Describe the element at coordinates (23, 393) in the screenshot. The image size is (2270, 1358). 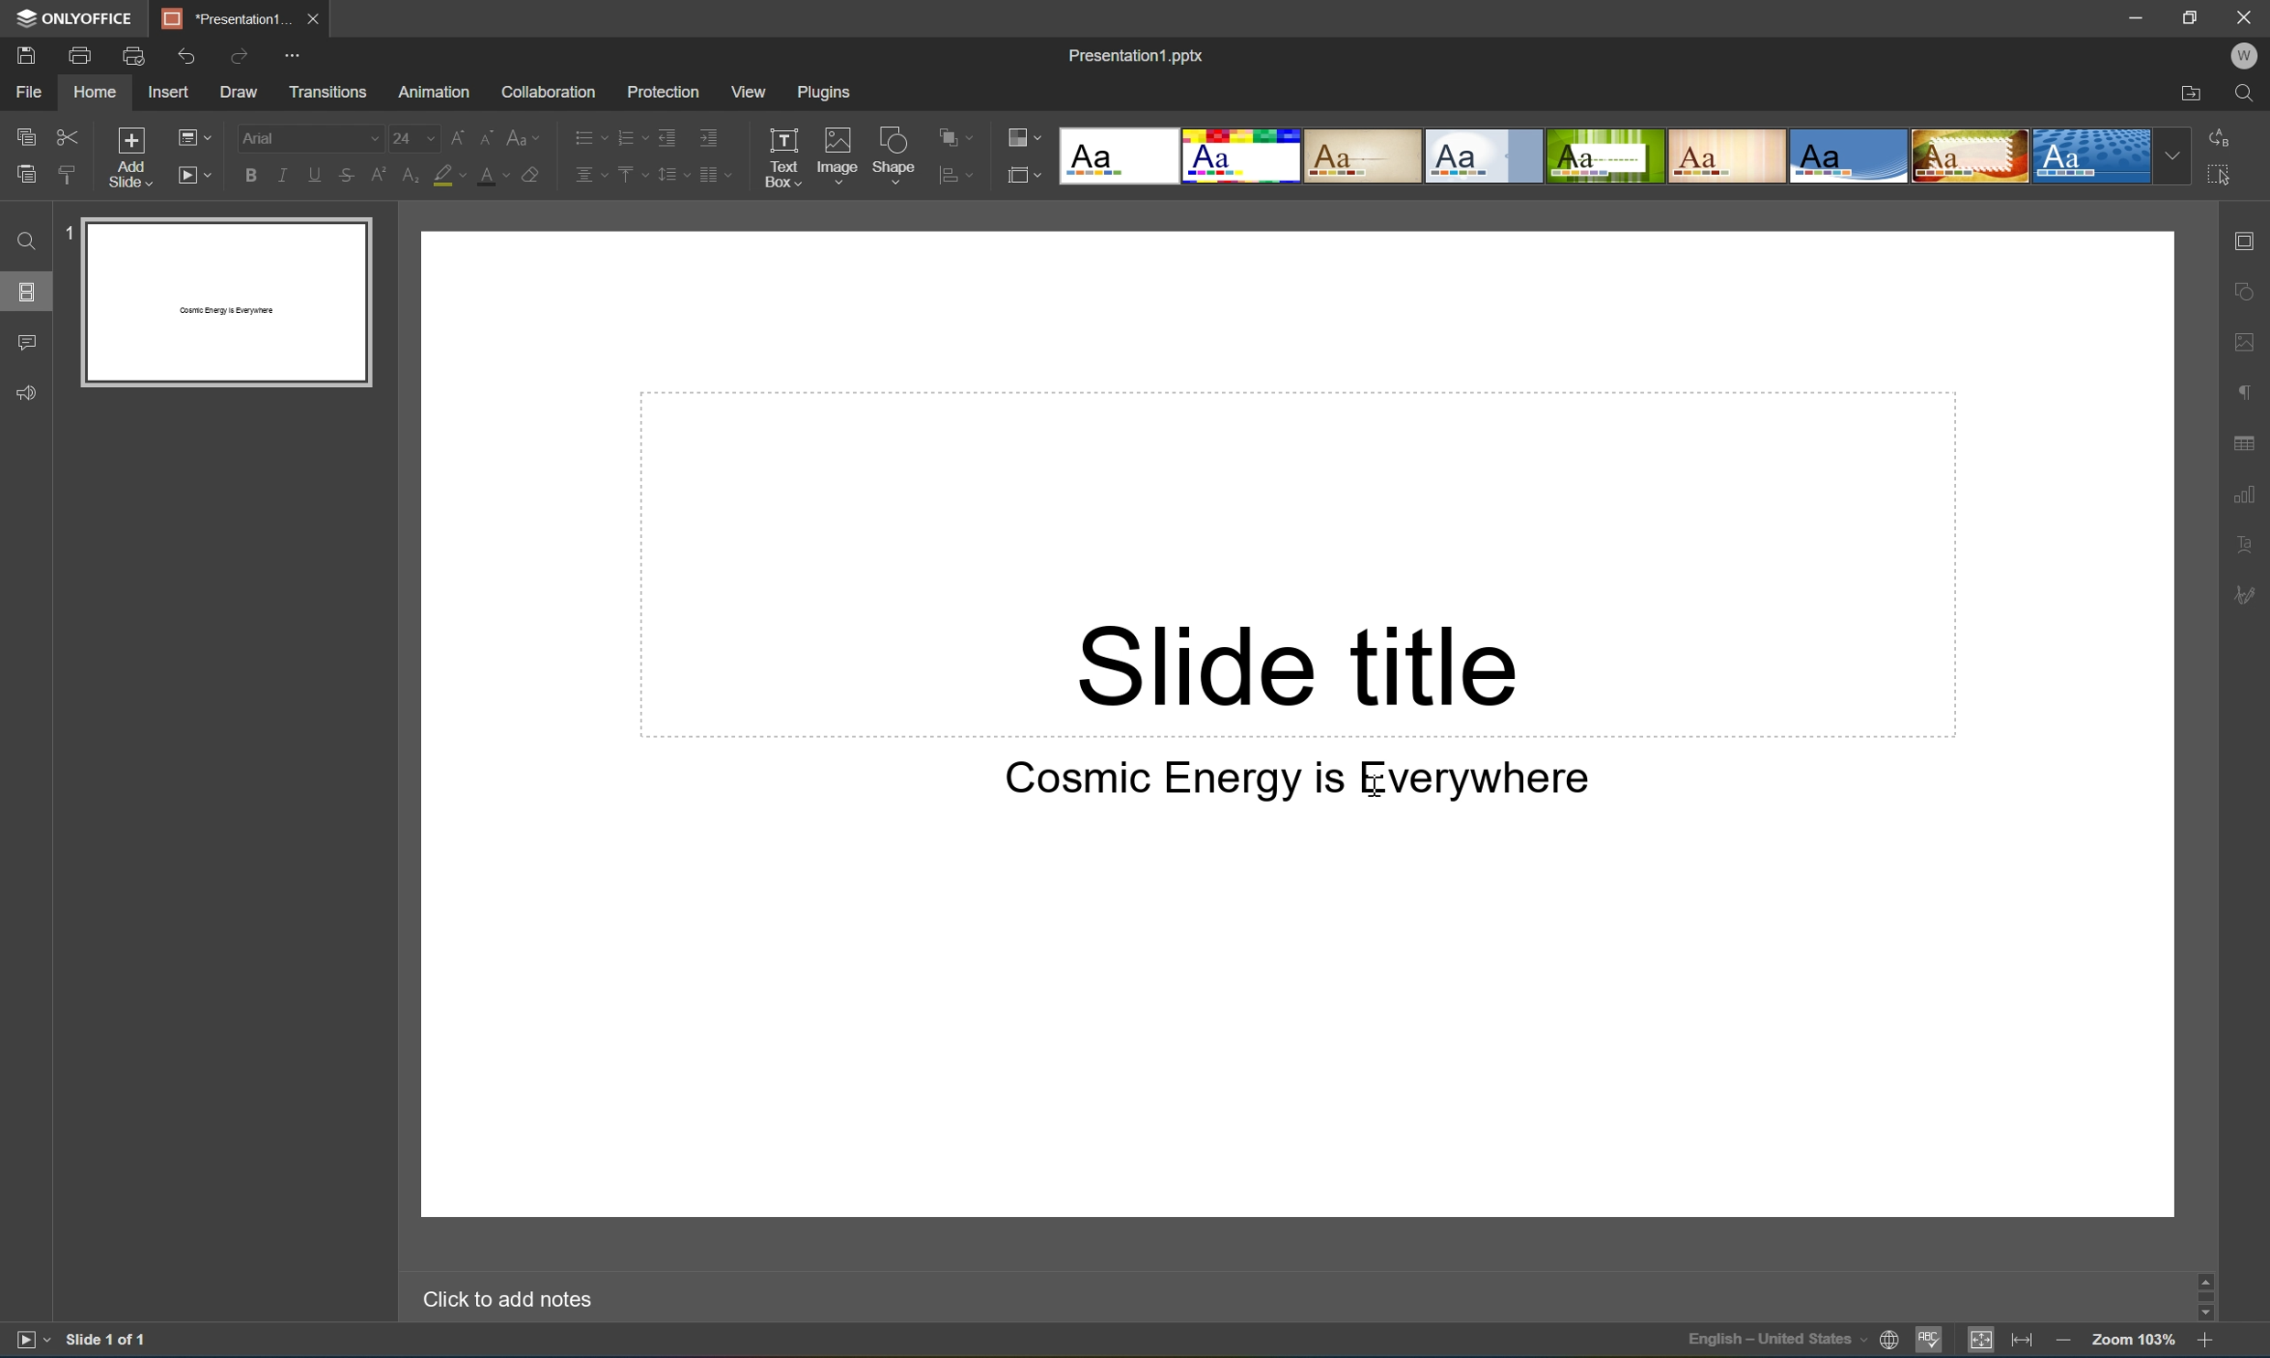
I see `Feedback and comments` at that location.